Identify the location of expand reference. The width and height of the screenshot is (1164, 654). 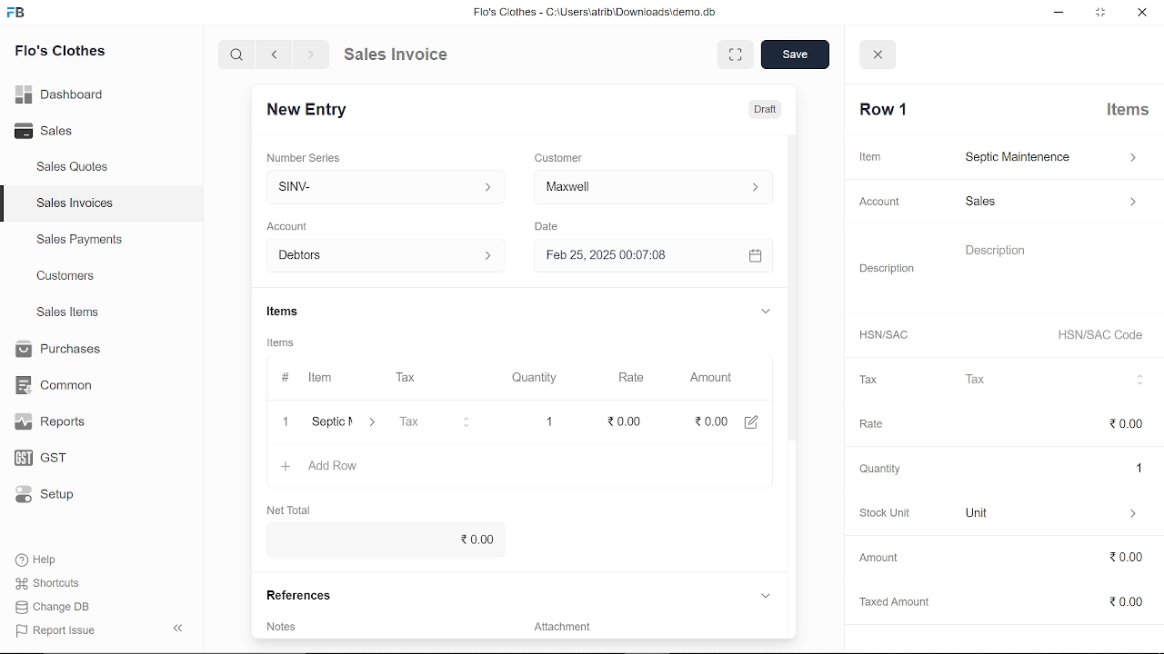
(765, 596).